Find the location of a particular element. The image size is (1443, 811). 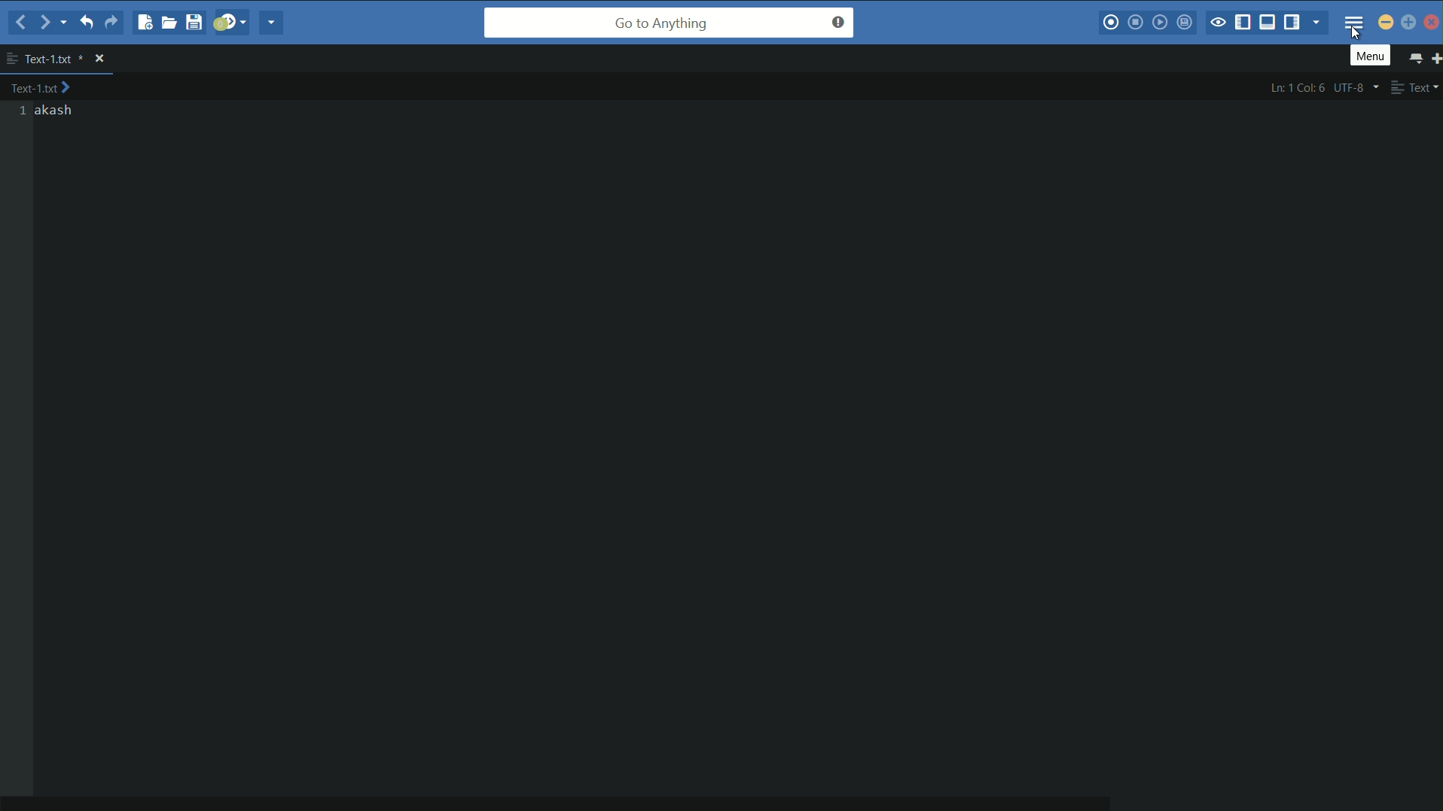

Akash is located at coordinates (55, 111).